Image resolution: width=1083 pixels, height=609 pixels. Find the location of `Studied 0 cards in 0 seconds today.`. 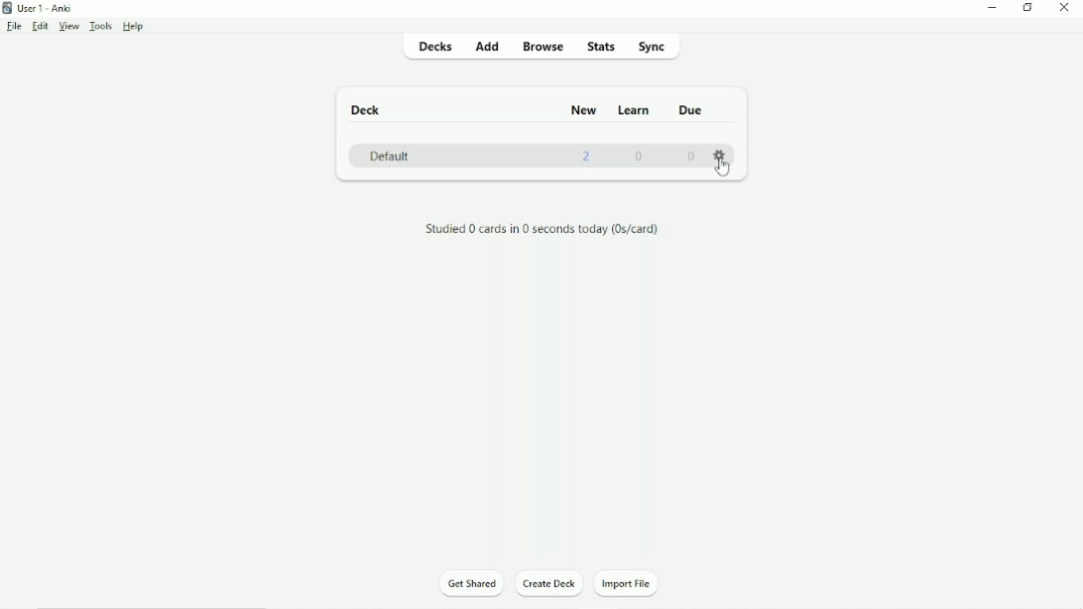

Studied 0 cards in 0 seconds today. is located at coordinates (541, 230).